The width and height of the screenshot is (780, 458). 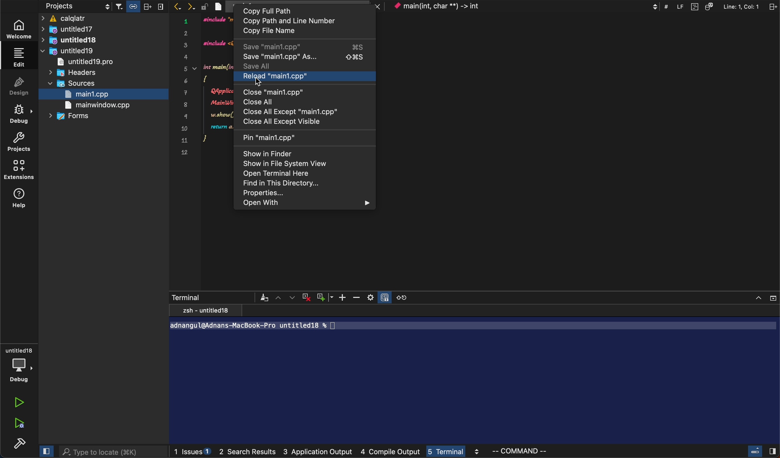 What do you see at coordinates (289, 111) in the screenshot?
I see `close except main 1` at bounding box center [289, 111].